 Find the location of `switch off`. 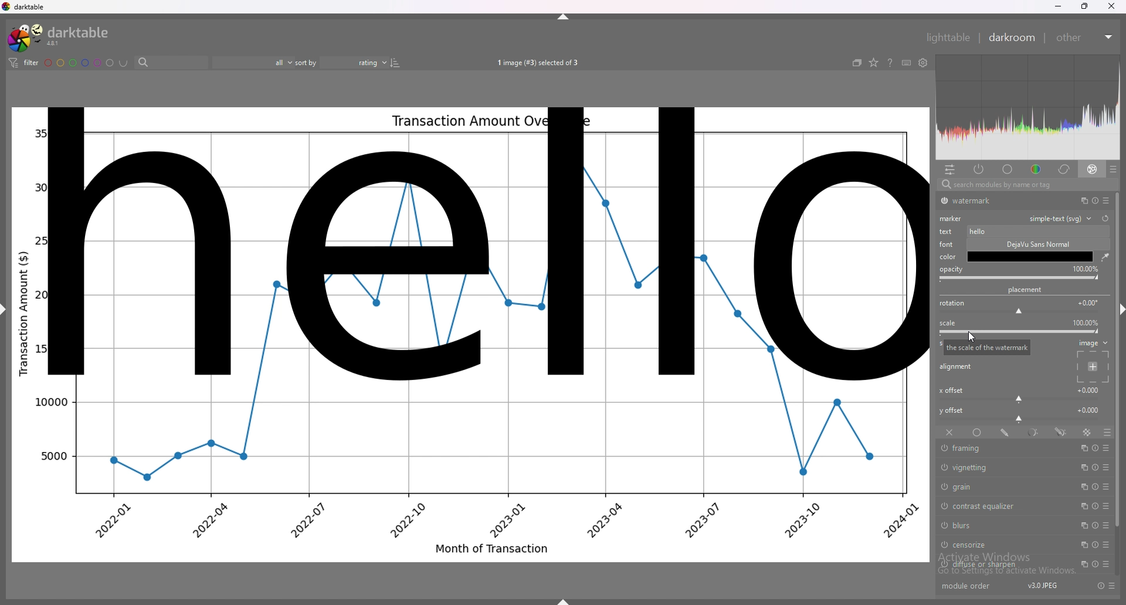

switch off is located at coordinates (942, 546).